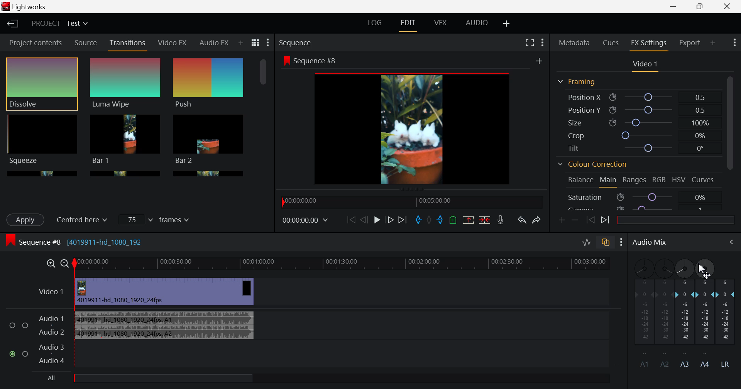 This screenshot has width=741, height=389. Describe the element at coordinates (56, 264) in the screenshot. I see `Timeline Zoom In/Out` at that location.